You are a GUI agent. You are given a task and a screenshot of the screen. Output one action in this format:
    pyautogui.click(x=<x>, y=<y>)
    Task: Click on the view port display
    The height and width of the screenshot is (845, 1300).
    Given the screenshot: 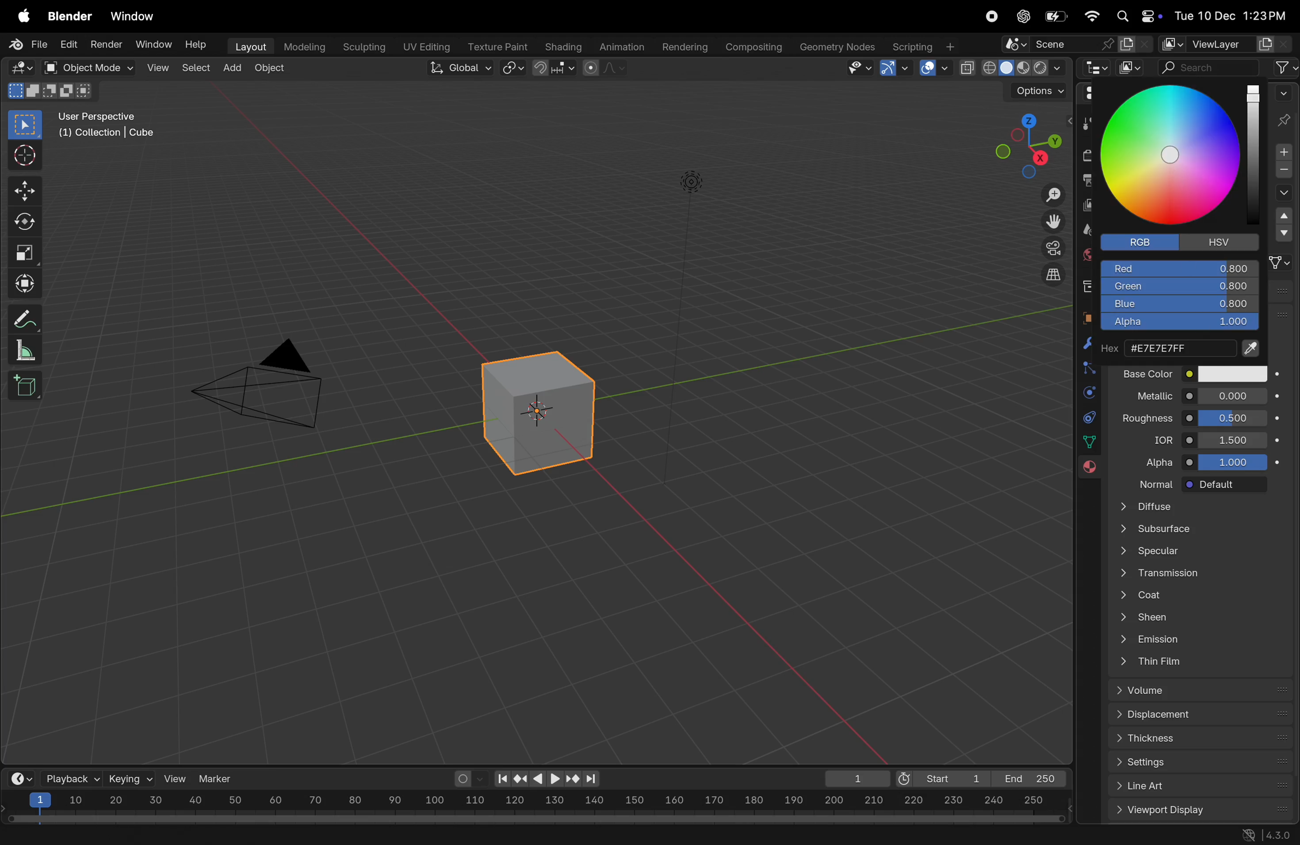 What is the action you would take?
    pyautogui.click(x=1203, y=811)
    